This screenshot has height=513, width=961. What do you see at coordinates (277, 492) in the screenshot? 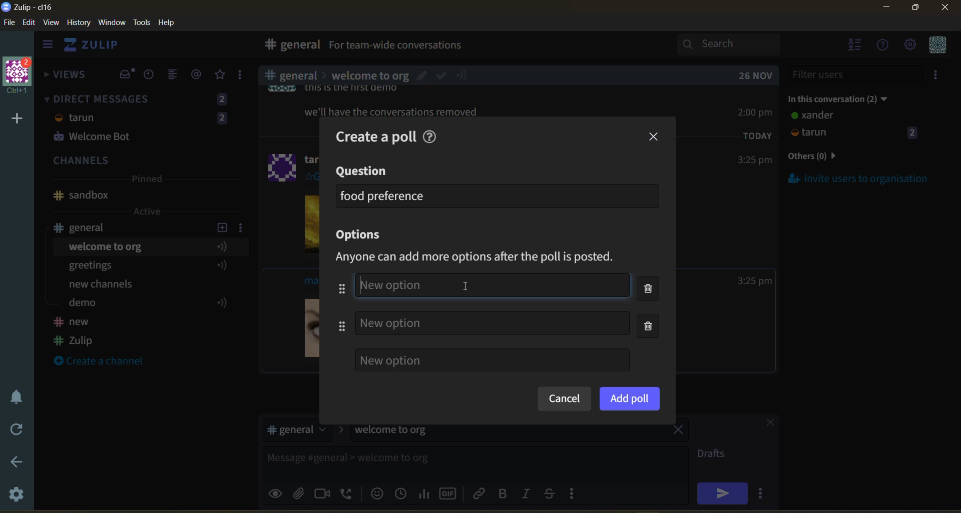
I see `preview` at bounding box center [277, 492].